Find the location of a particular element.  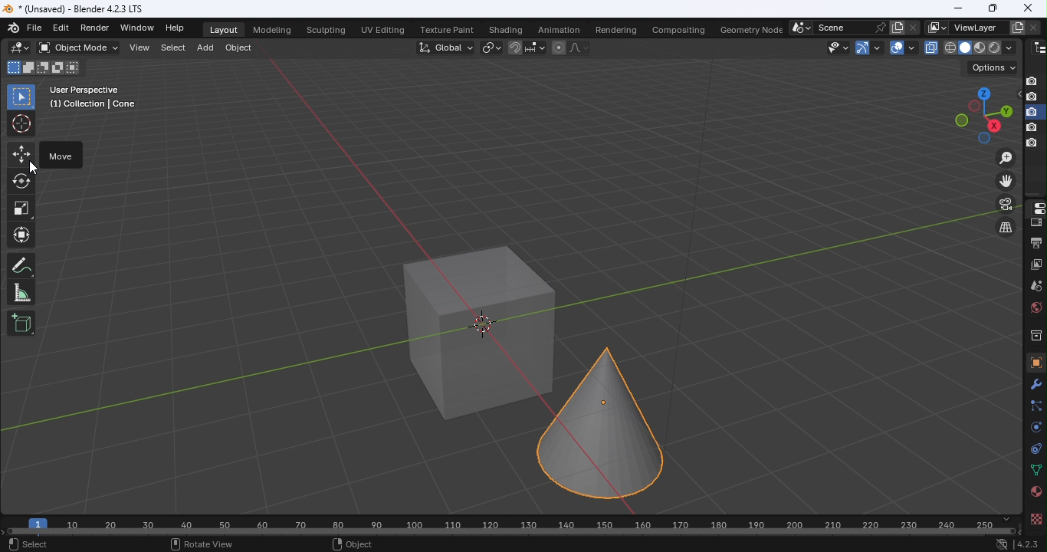

Object is located at coordinates (1034, 362).